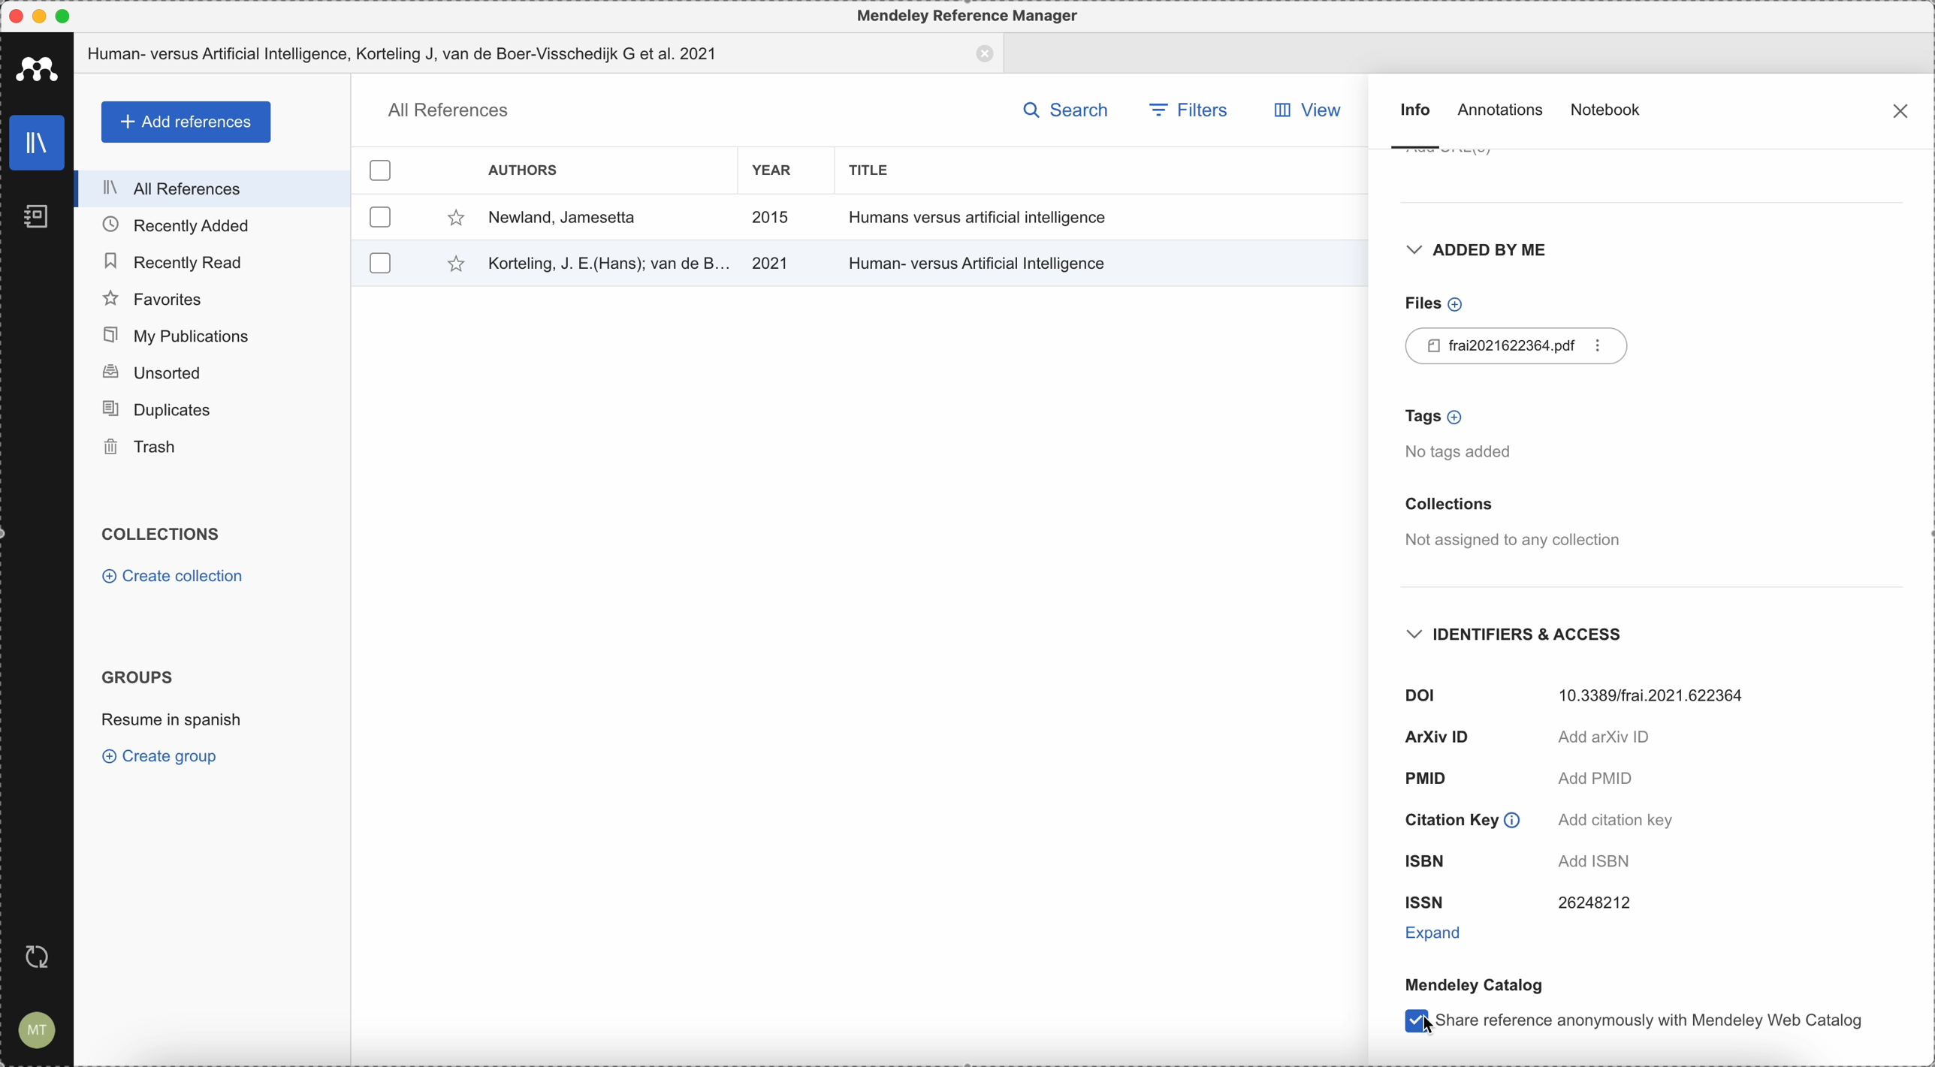 This screenshot has width=1935, height=1067. I want to click on library, so click(38, 143).